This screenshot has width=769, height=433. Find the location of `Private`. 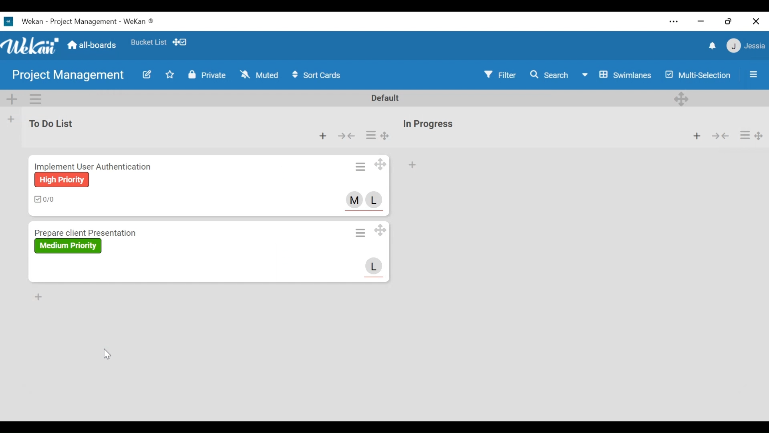

Private is located at coordinates (207, 75).